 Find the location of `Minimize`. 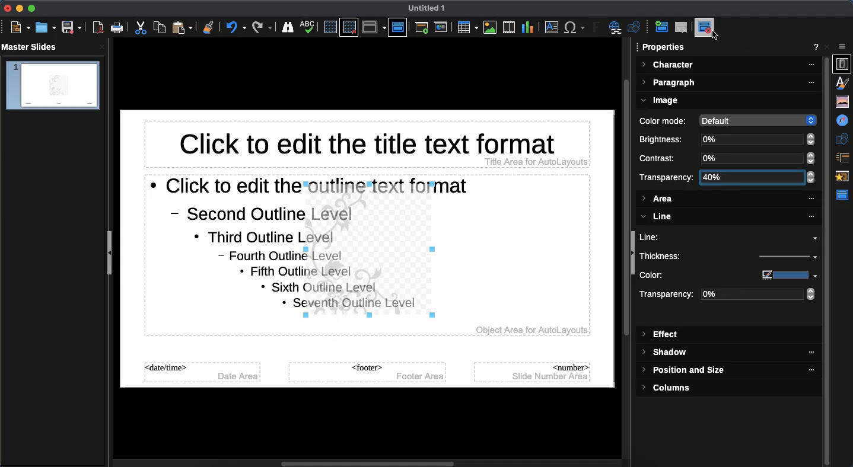

Minimize is located at coordinates (18, 8).